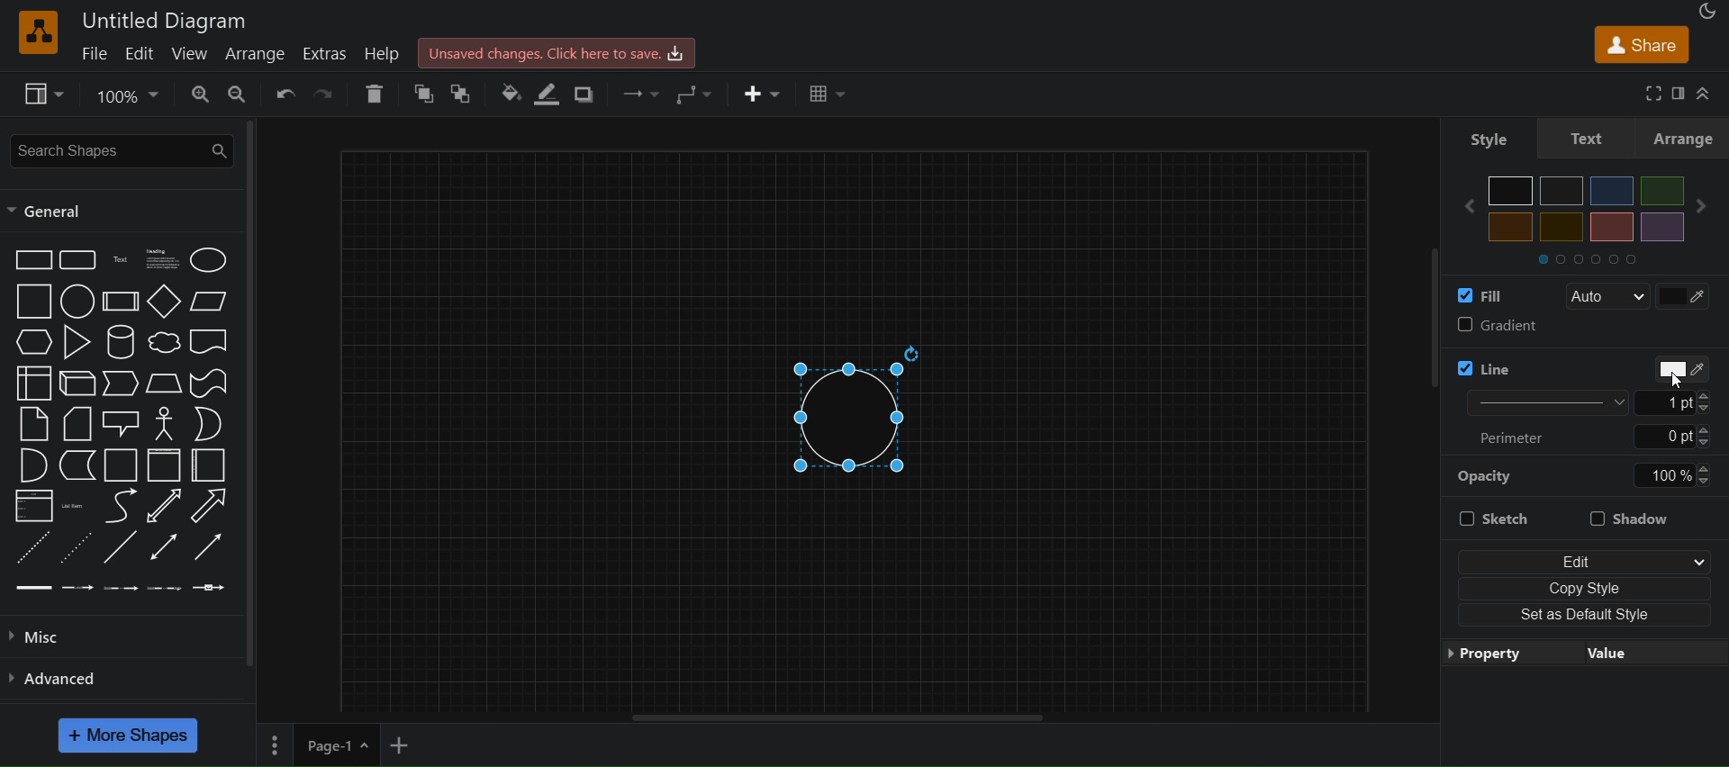 This screenshot has width=1729, height=767. What do you see at coordinates (763, 95) in the screenshot?
I see `insert` at bounding box center [763, 95].